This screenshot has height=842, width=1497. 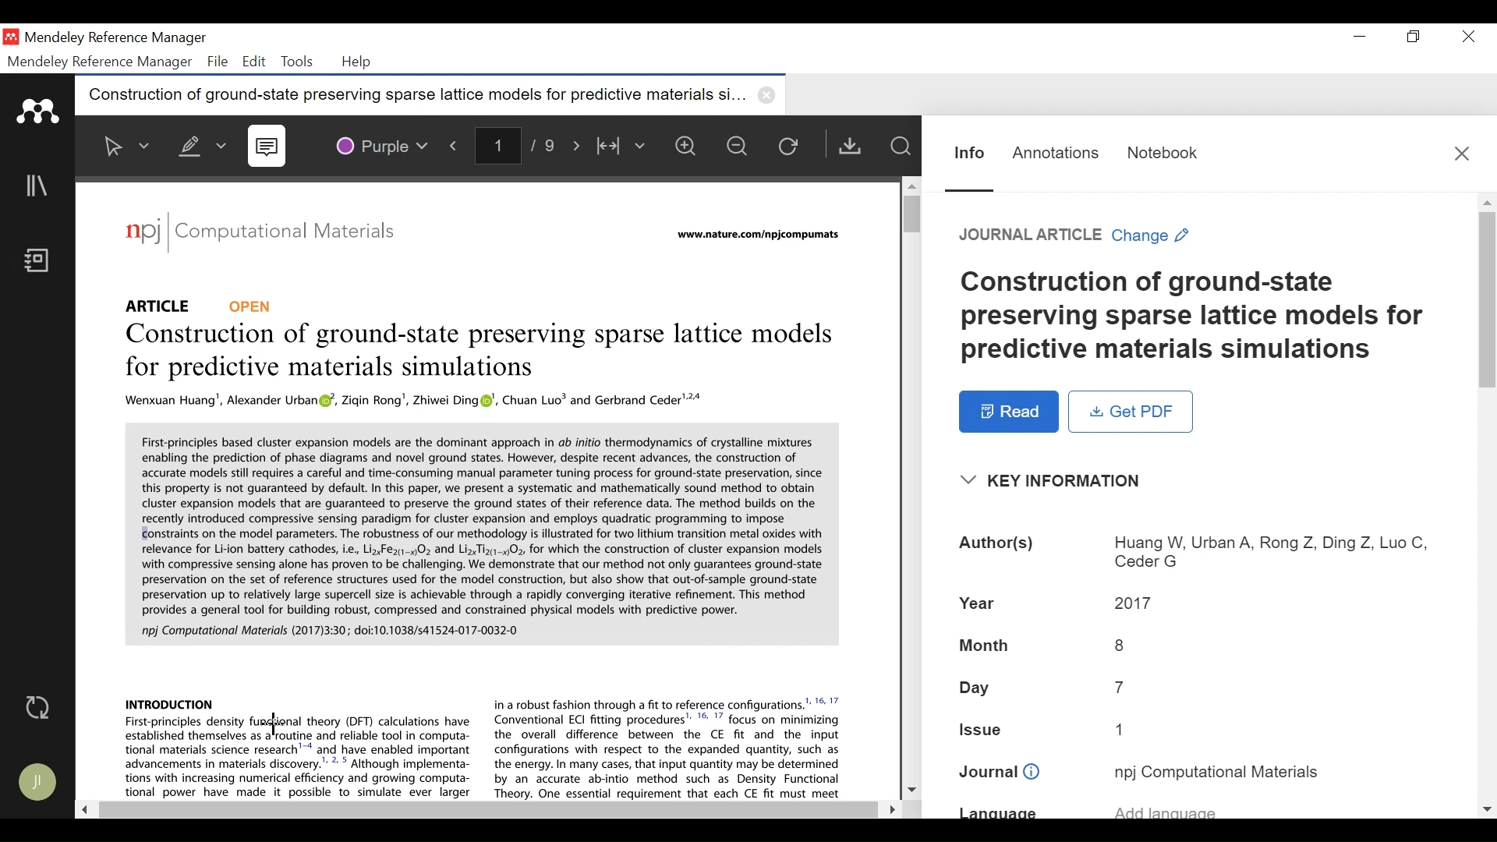 I want to click on Journal, so click(x=1200, y=772).